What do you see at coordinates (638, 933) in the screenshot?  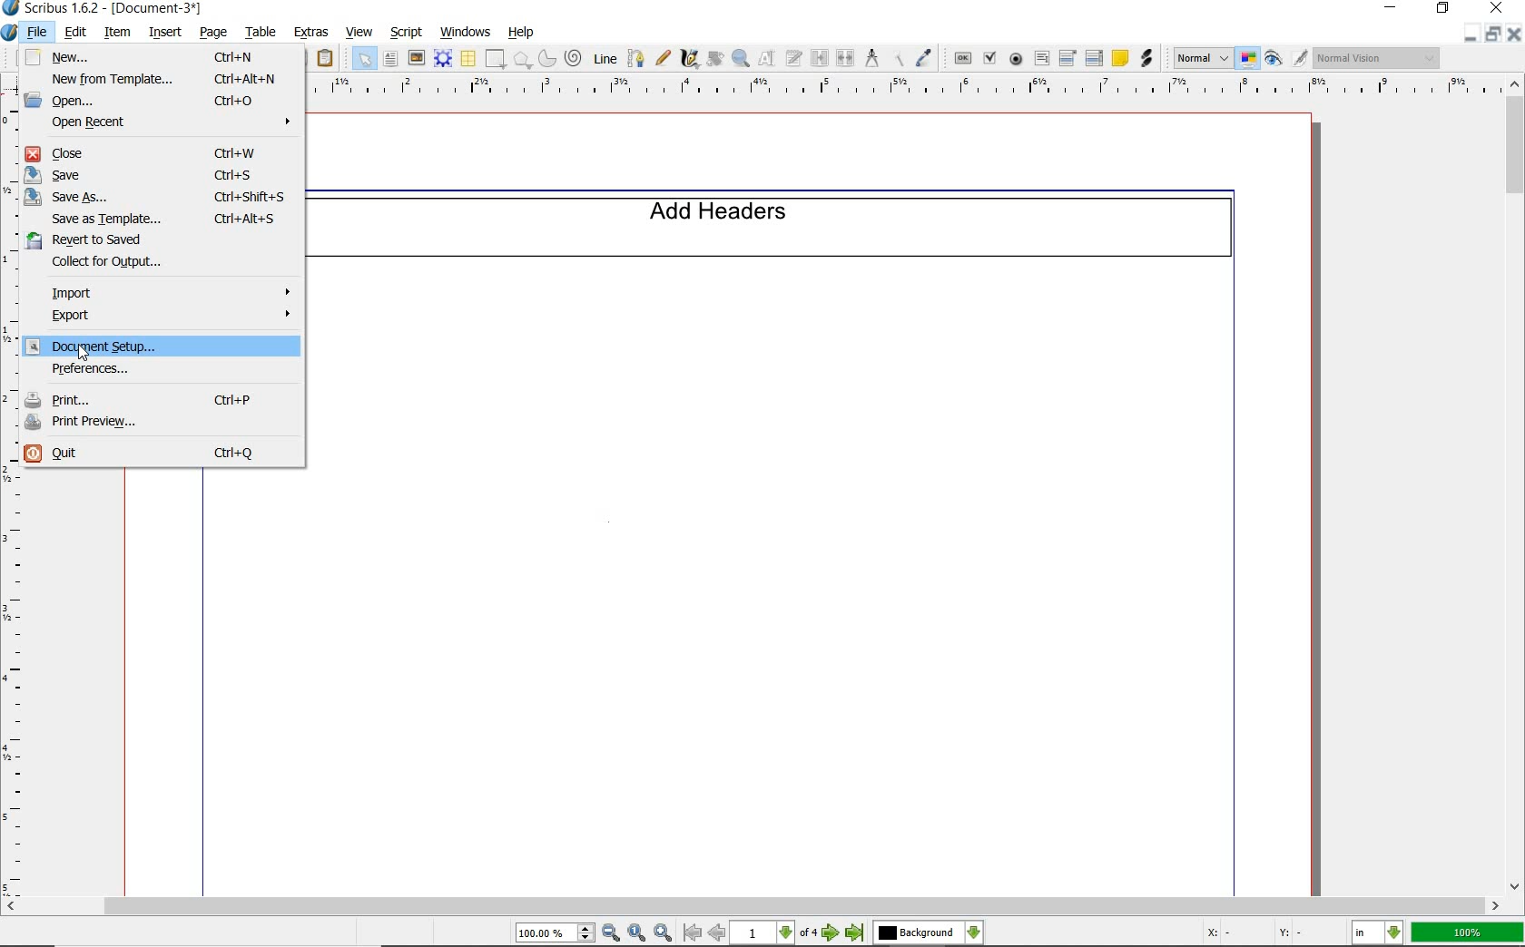 I see `zoom to 100%` at bounding box center [638, 933].